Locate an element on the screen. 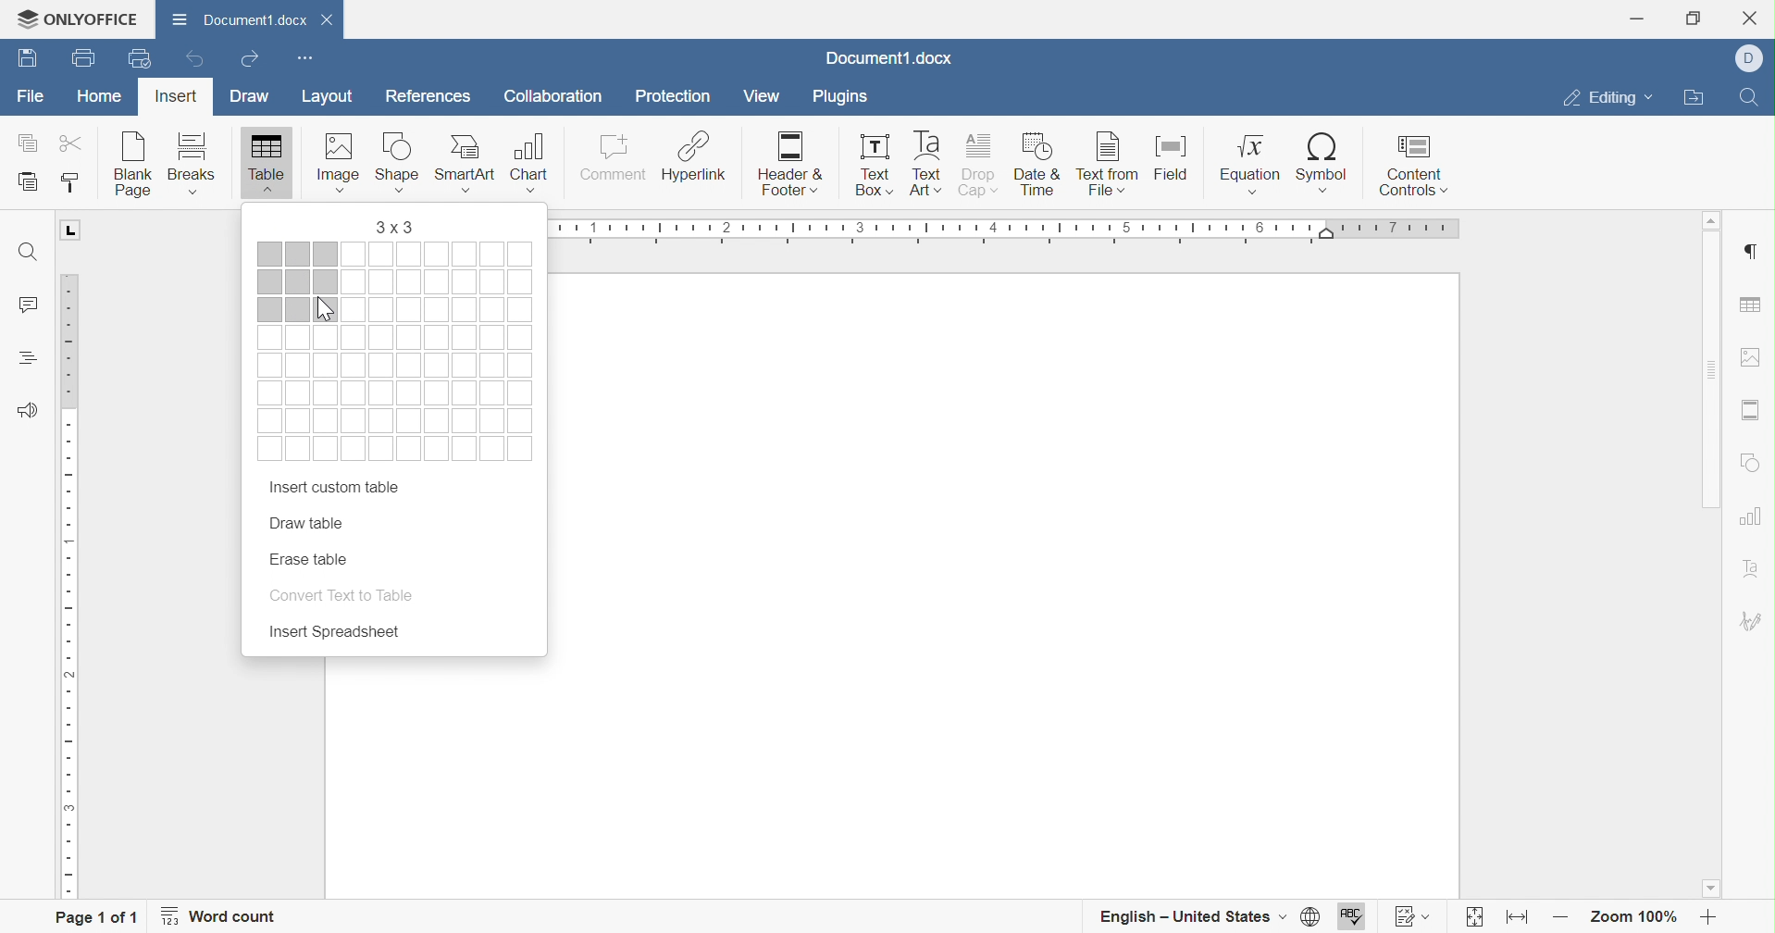 The width and height of the screenshot is (1775, 933). Comment is located at coordinates (614, 163).